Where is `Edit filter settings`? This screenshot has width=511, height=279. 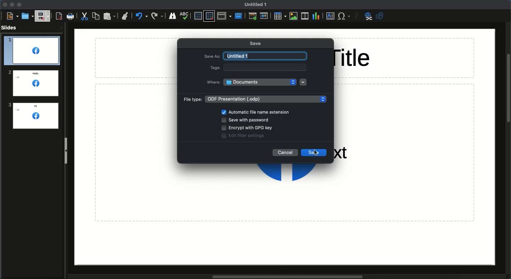
Edit filter settings is located at coordinates (244, 136).